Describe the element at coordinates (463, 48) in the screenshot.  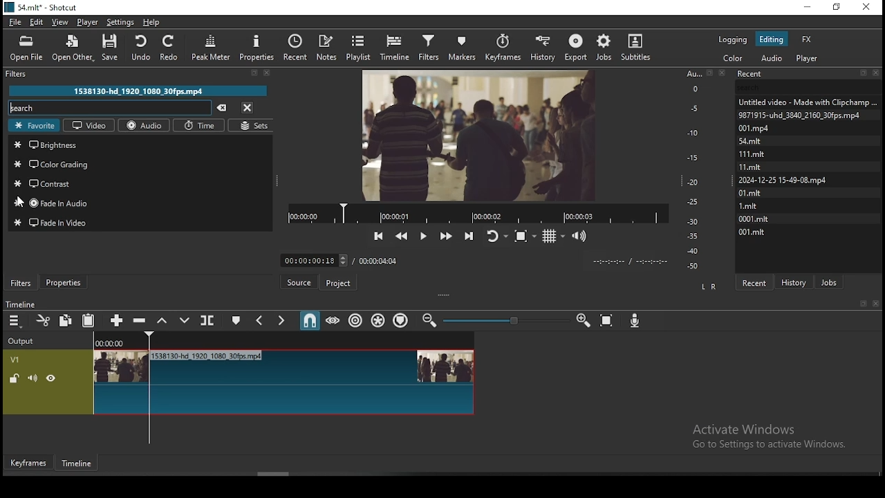
I see `markers` at that location.